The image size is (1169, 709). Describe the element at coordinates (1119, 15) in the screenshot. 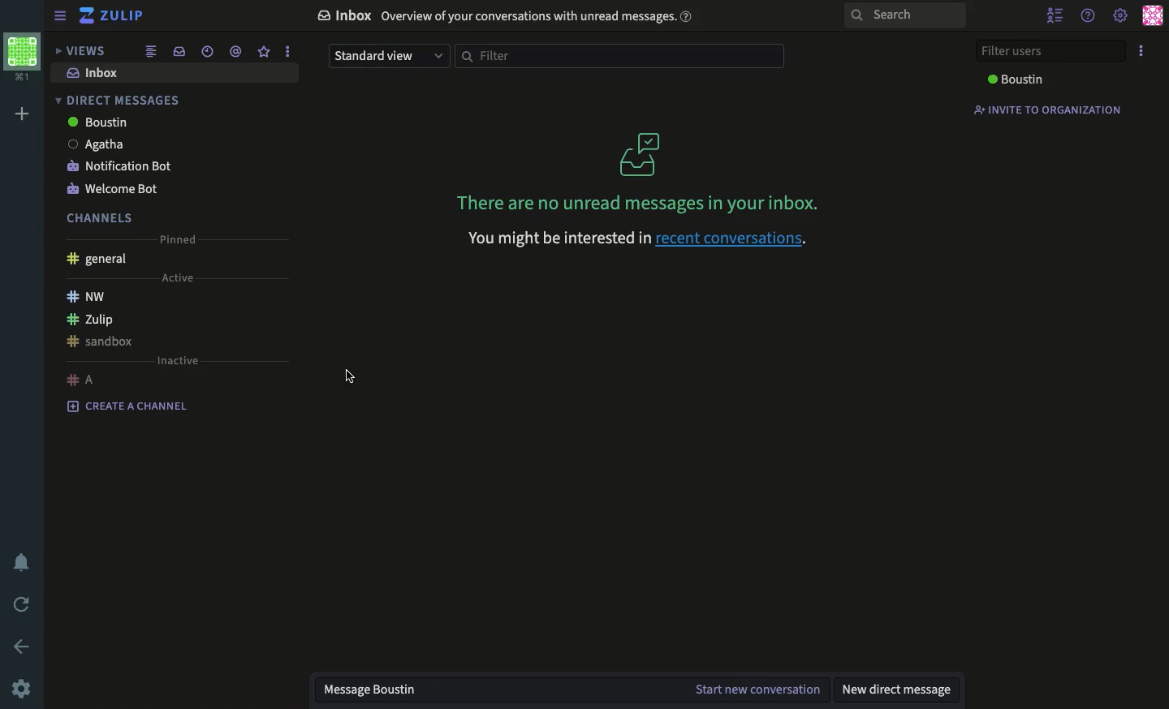

I see `settings` at that location.